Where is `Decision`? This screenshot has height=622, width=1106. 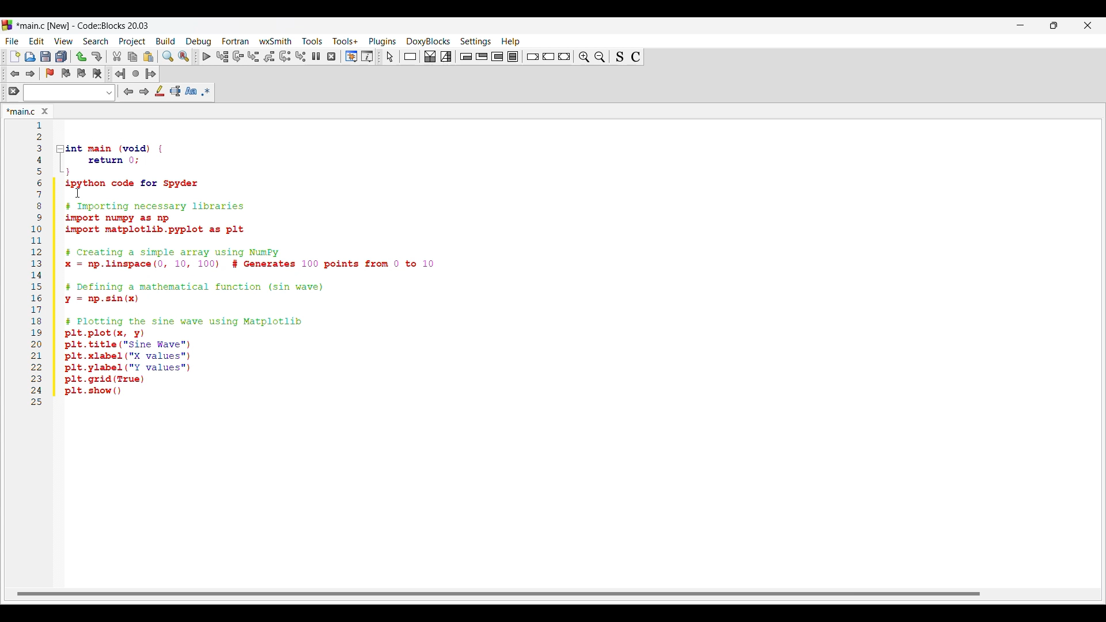 Decision is located at coordinates (430, 56).